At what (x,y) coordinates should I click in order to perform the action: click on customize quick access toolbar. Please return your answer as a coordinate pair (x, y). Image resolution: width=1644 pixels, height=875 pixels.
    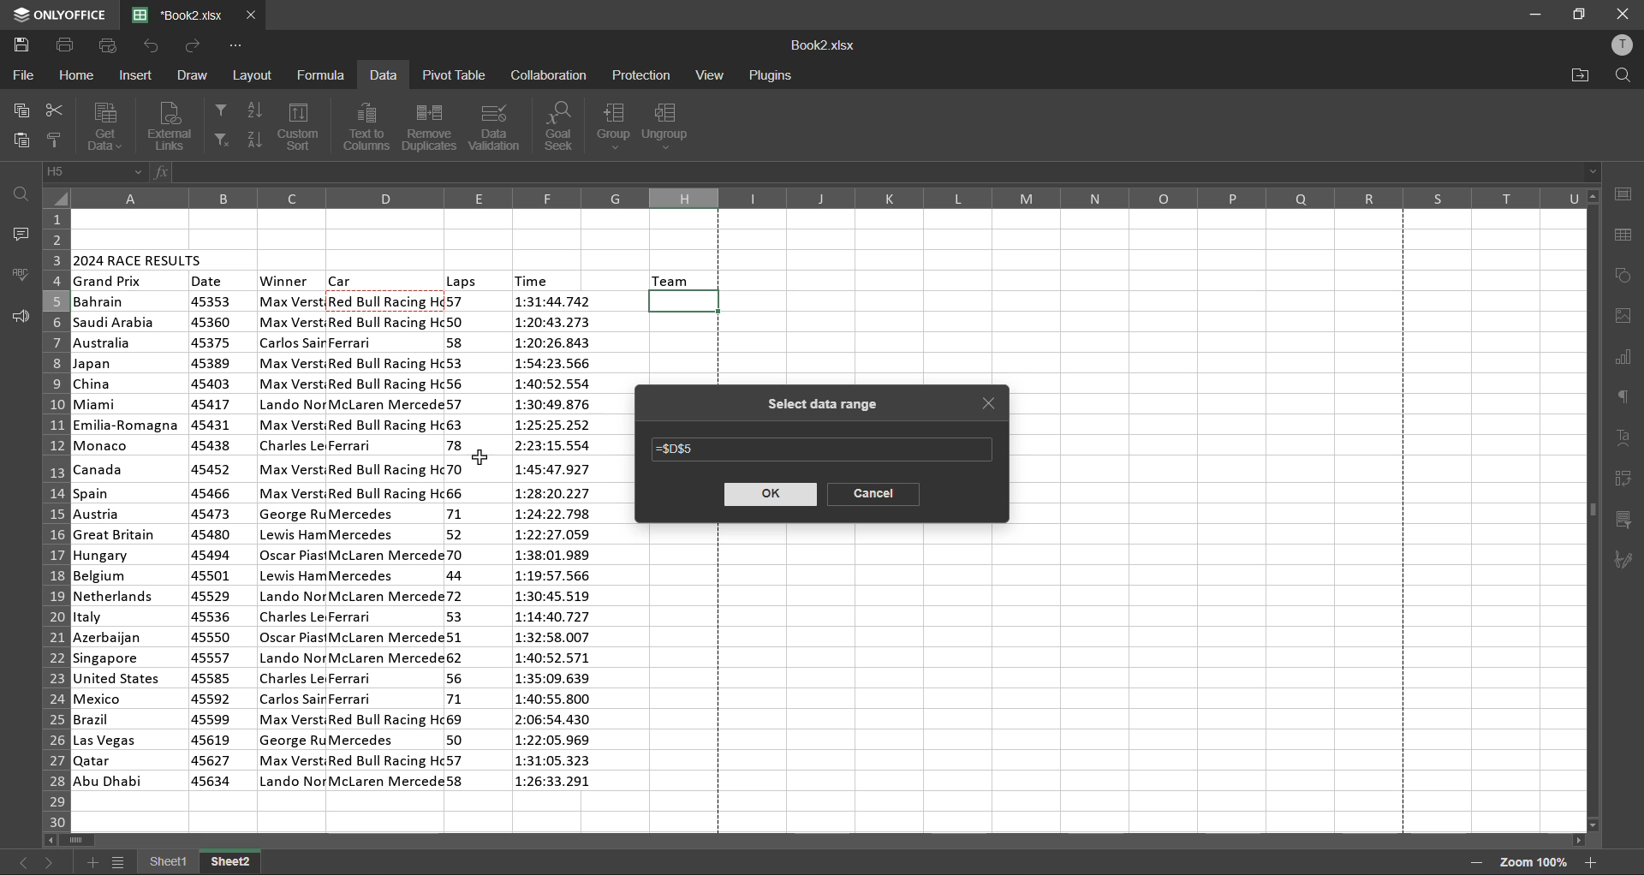
    Looking at the image, I should click on (234, 46).